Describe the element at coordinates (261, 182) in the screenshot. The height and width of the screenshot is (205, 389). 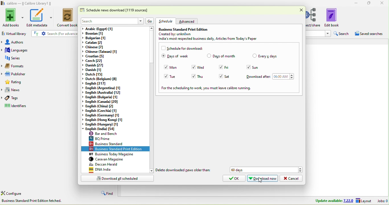
I see `cursor ` at that location.